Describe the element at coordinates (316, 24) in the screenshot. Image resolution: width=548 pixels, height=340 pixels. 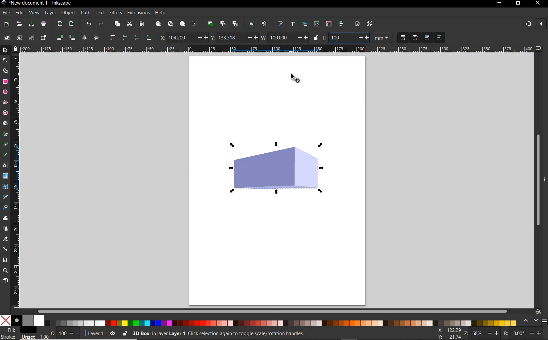
I see `open xml editor` at that location.